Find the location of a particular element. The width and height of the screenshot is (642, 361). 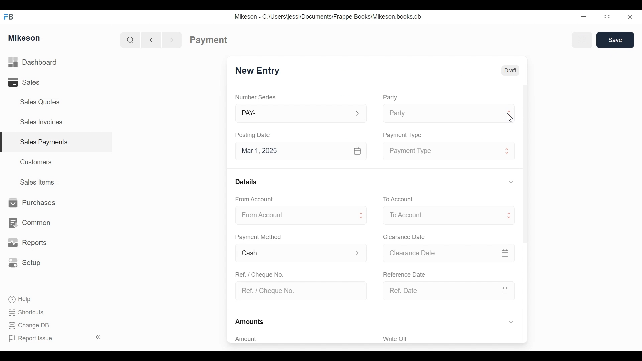

Payment is located at coordinates (208, 39).